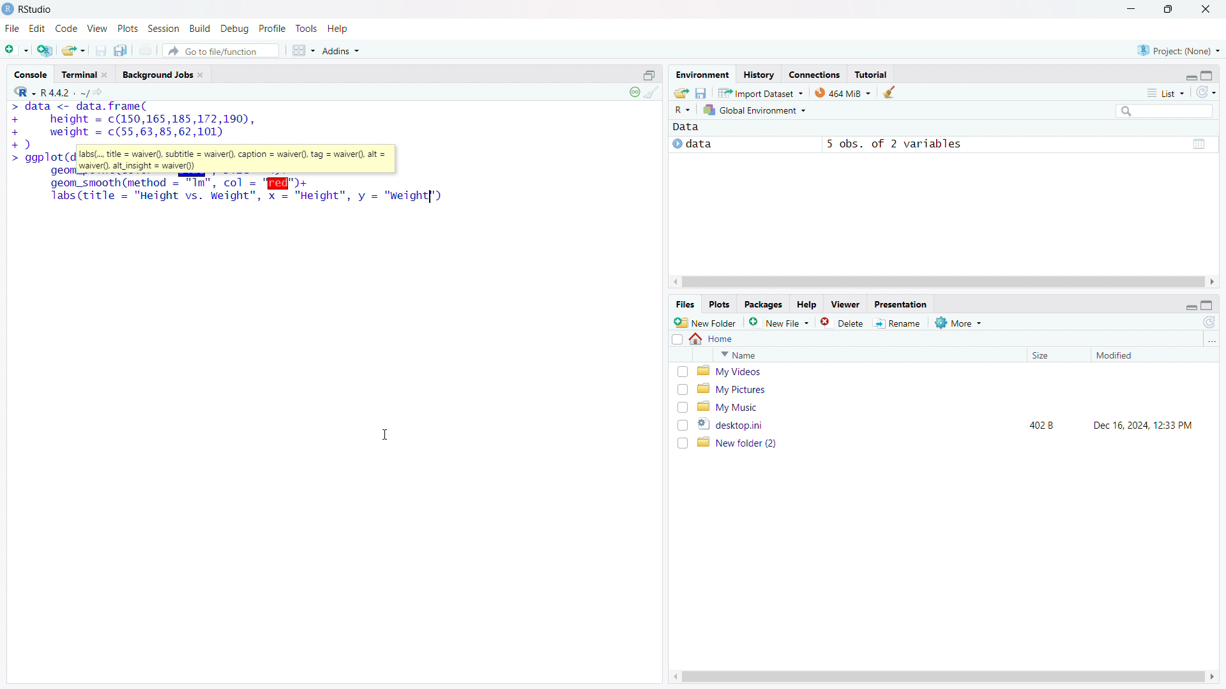  What do you see at coordinates (681, 92) in the screenshot?
I see `load workspace` at bounding box center [681, 92].